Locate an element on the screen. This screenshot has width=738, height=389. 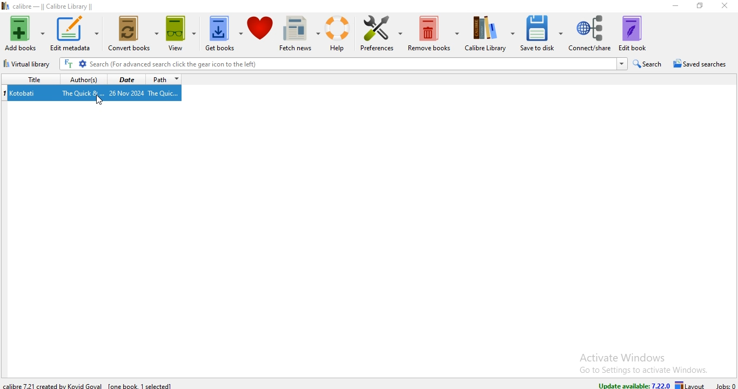
update available: 7.22.0 is located at coordinates (633, 384).